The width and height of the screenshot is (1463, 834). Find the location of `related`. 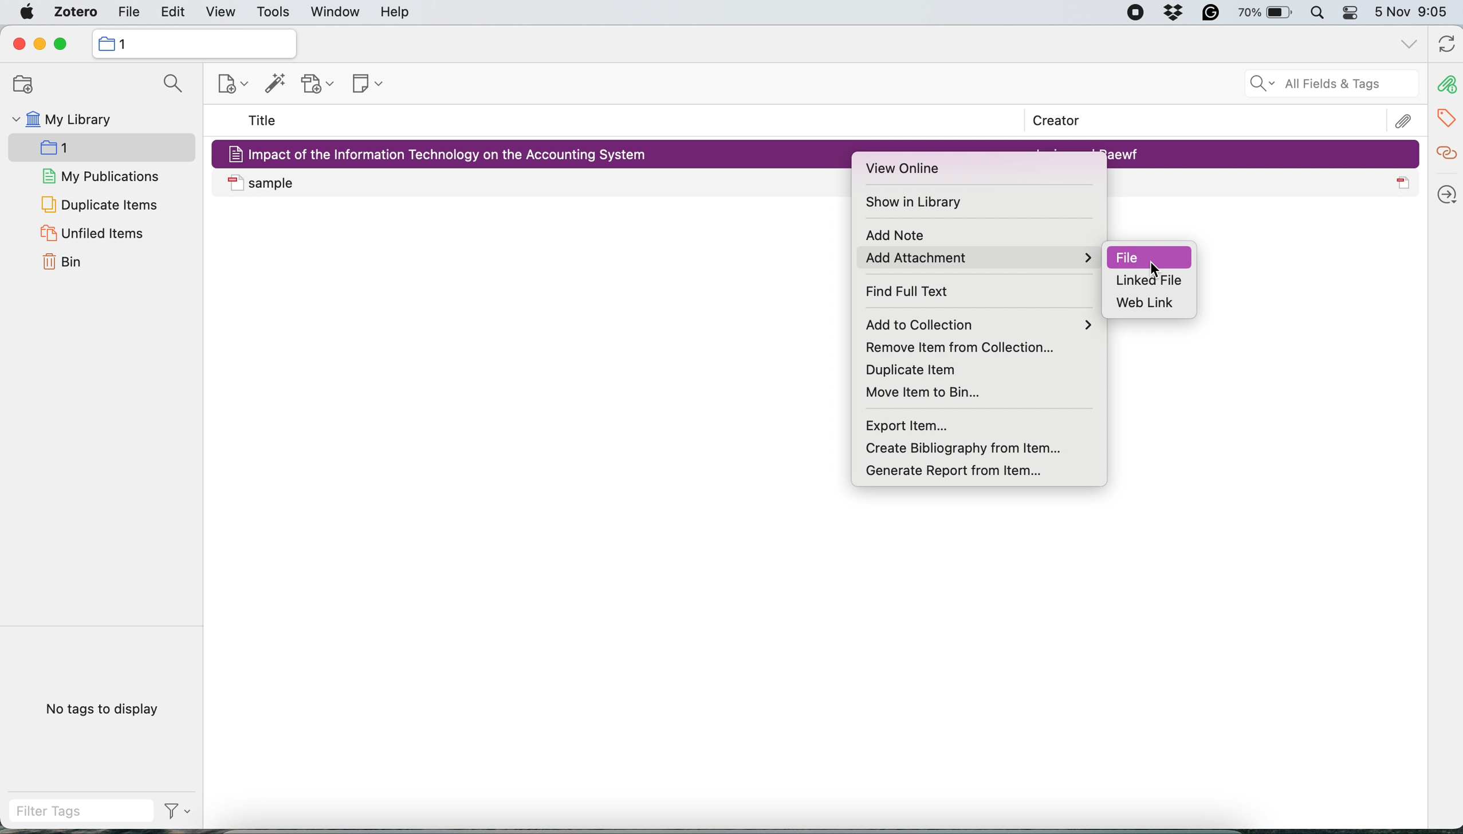

related is located at coordinates (1445, 151).